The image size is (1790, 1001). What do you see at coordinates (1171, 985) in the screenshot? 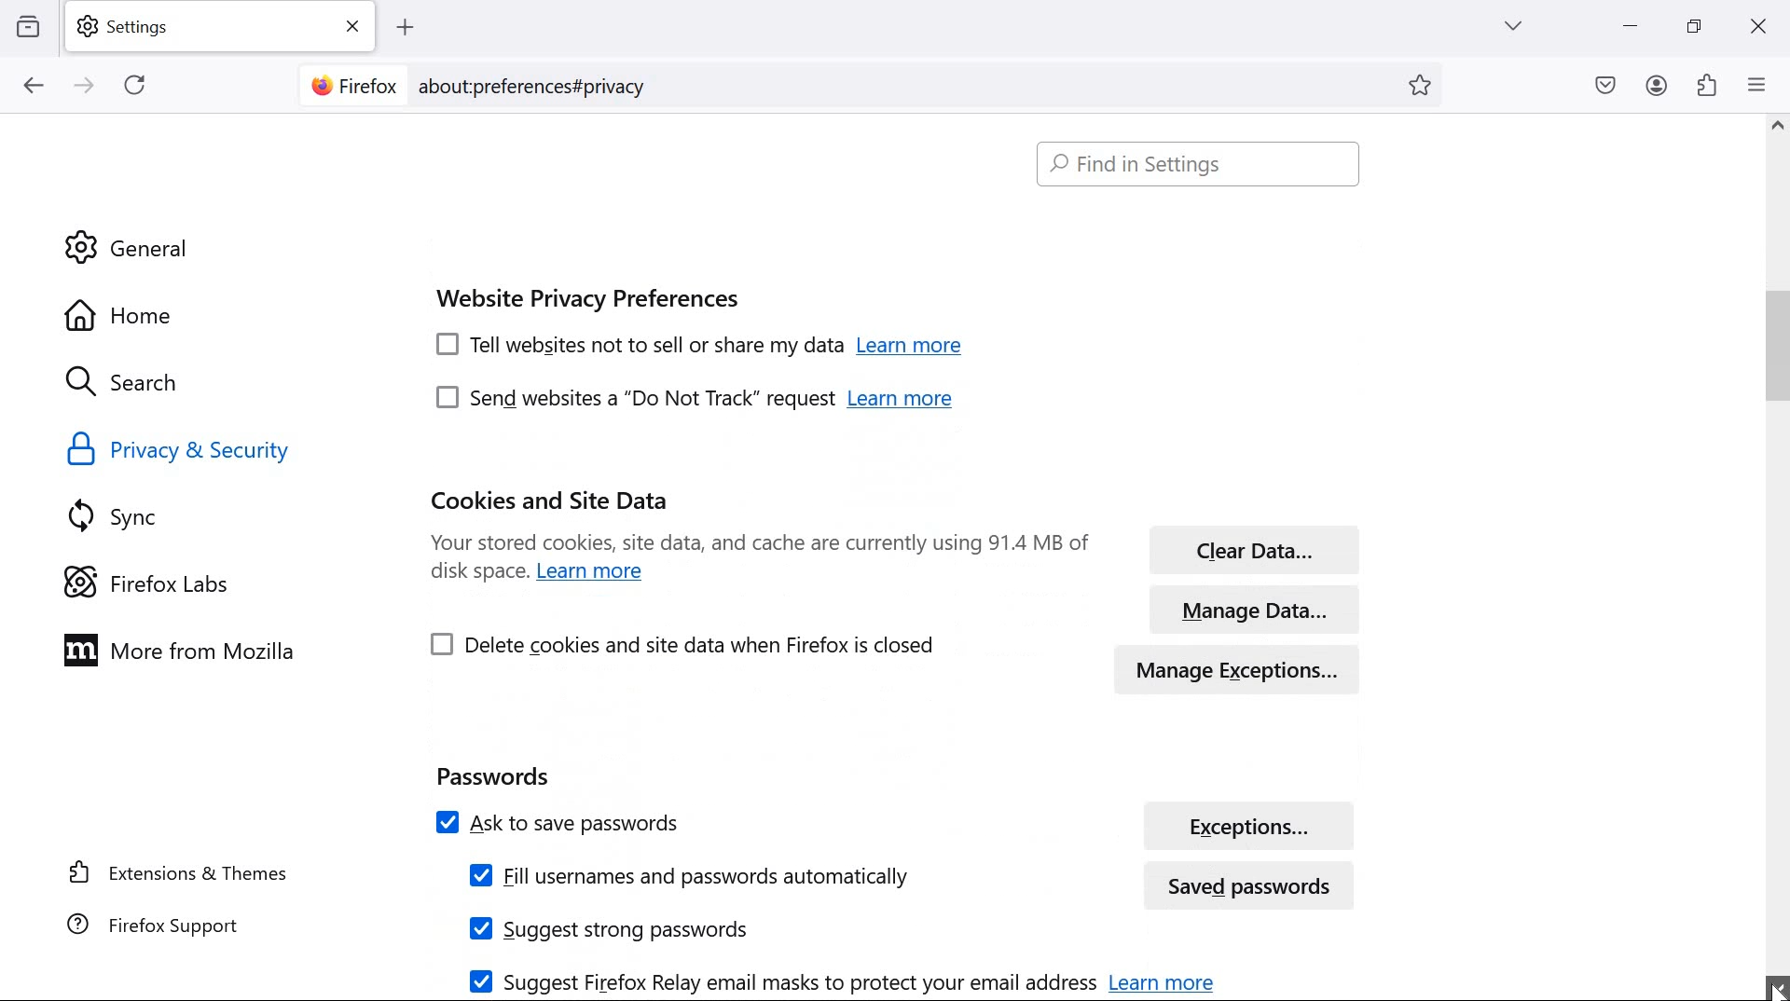
I see `learn more about relay emails for email protection` at bounding box center [1171, 985].